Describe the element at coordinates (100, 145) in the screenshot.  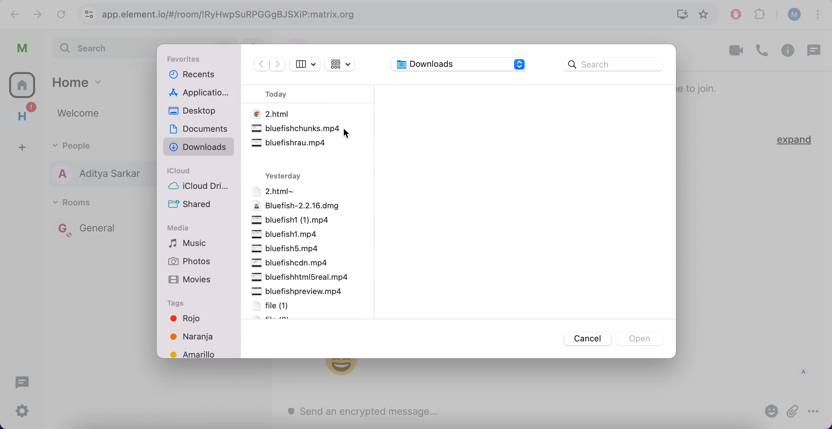
I see `people` at that location.